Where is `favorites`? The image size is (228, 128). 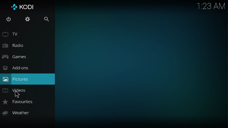
favorites is located at coordinates (17, 102).